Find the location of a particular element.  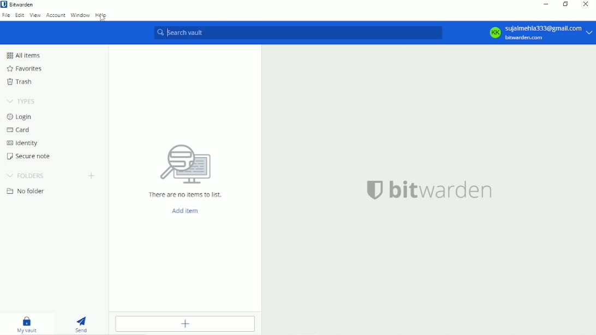

Help is located at coordinates (102, 15).